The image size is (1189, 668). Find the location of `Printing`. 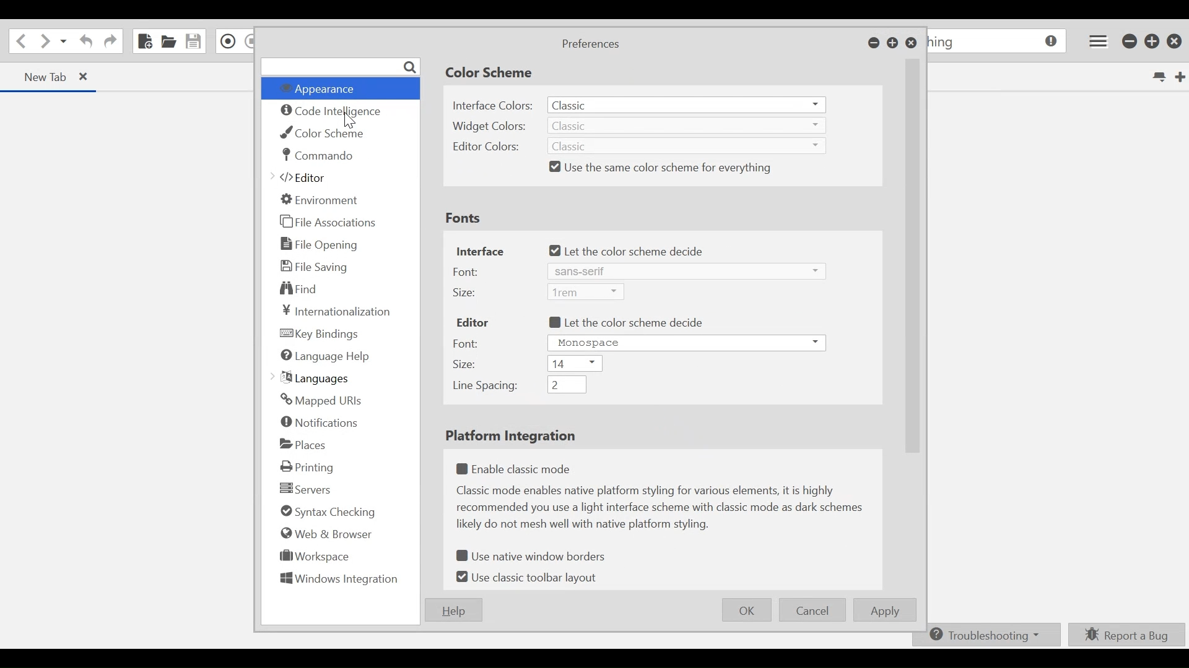

Printing is located at coordinates (311, 466).